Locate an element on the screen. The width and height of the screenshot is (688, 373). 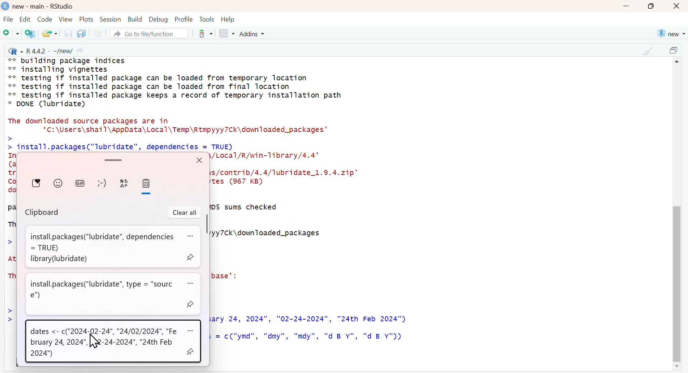
scroll bar is located at coordinates (677, 281).